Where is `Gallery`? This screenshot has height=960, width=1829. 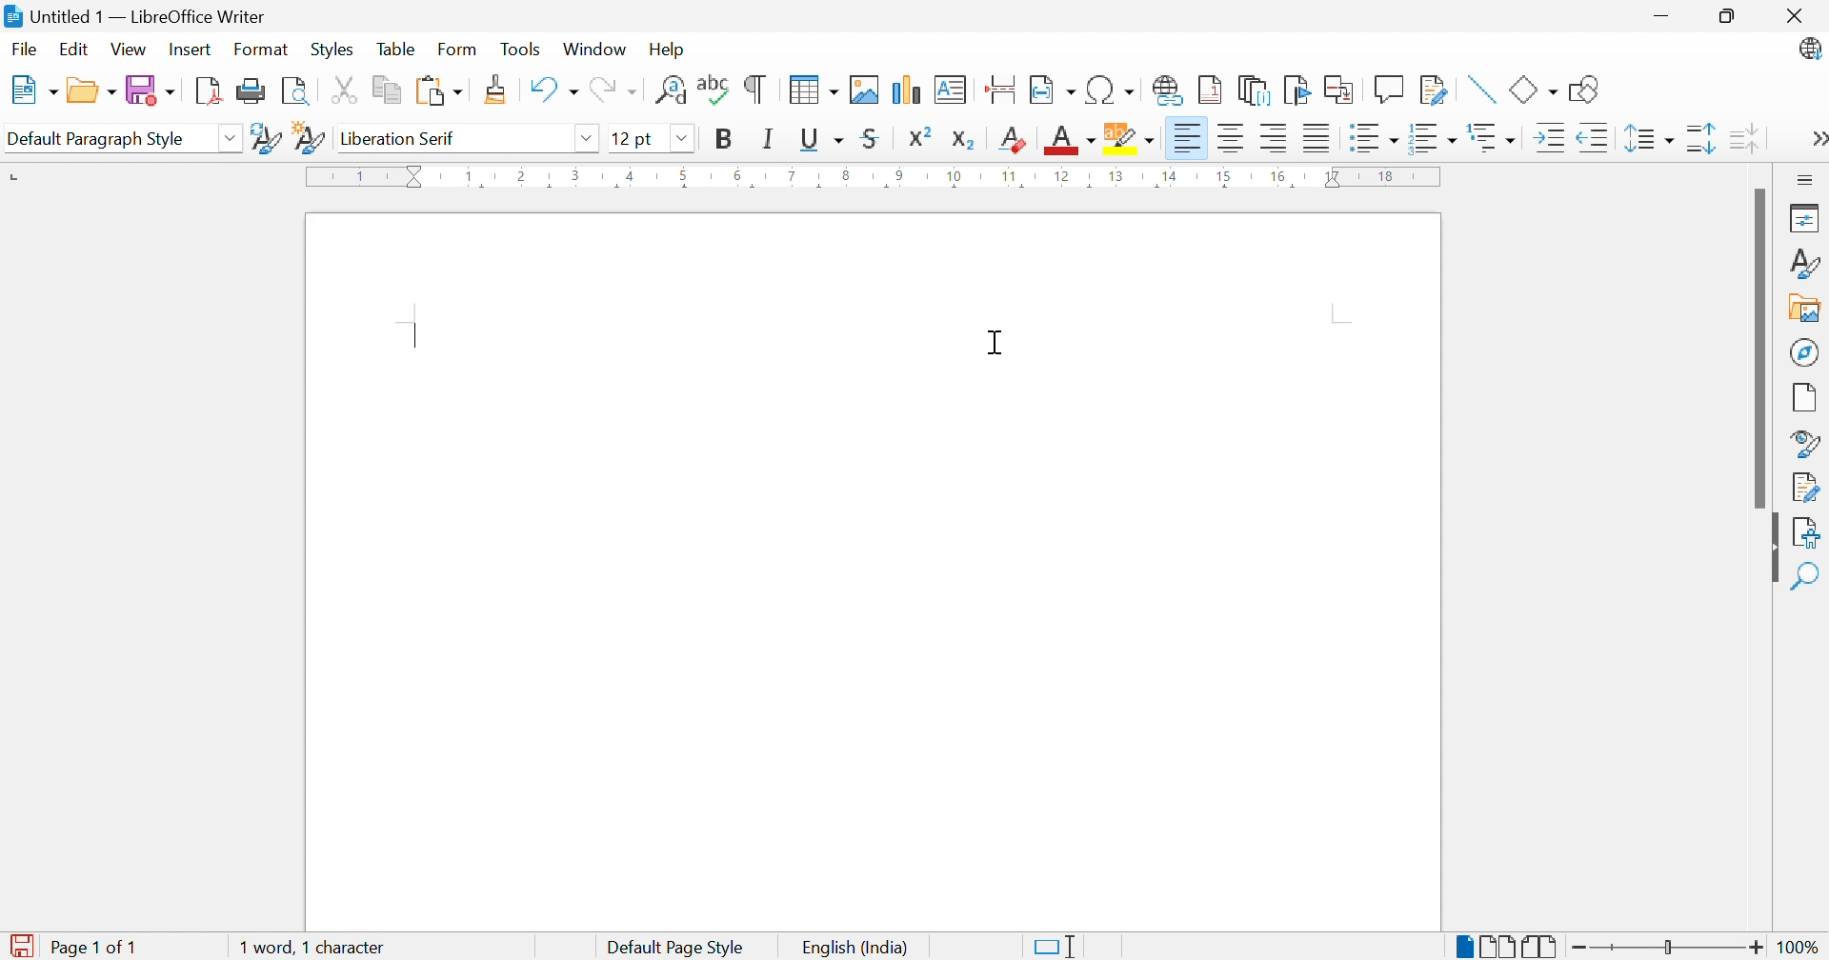
Gallery is located at coordinates (1805, 310).